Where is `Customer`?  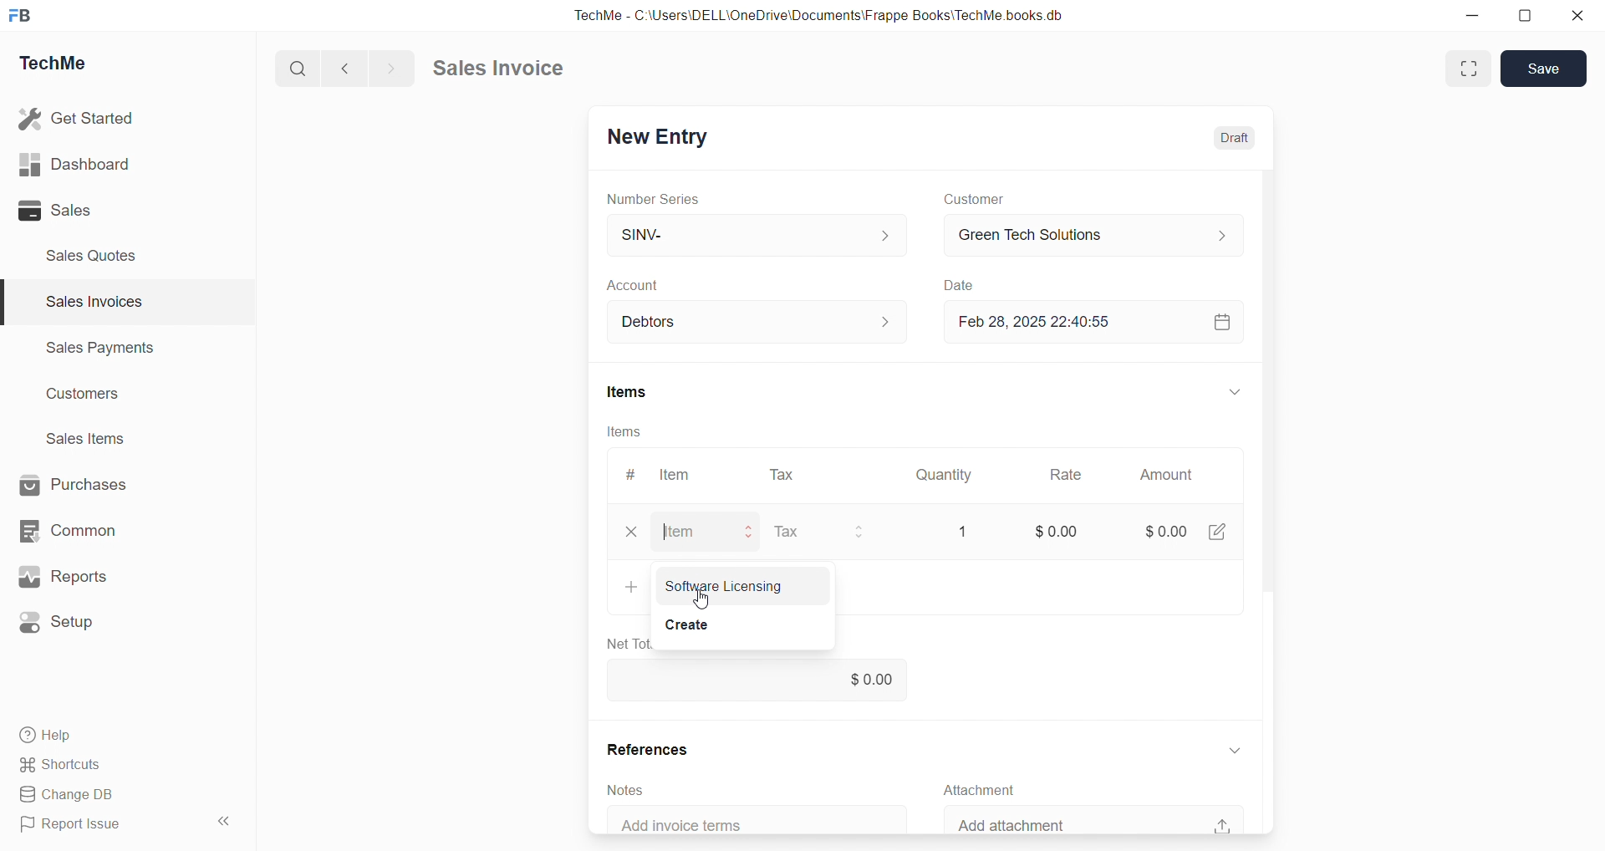
Customer is located at coordinates (975, 199).